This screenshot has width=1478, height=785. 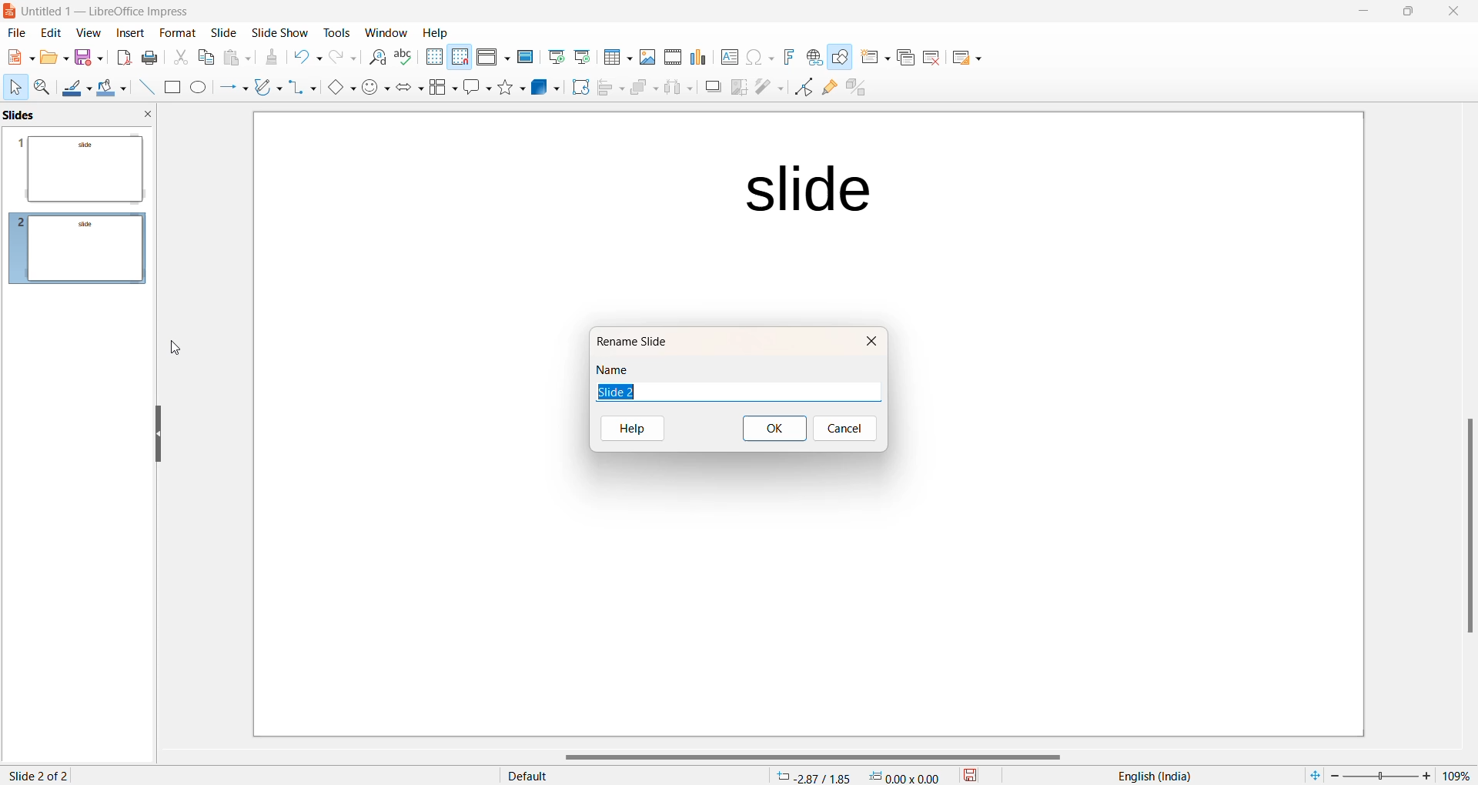 What do you see at coordinates (844, 428) in the screenshot?
I see `cancel` at bounding box center [844, 428].